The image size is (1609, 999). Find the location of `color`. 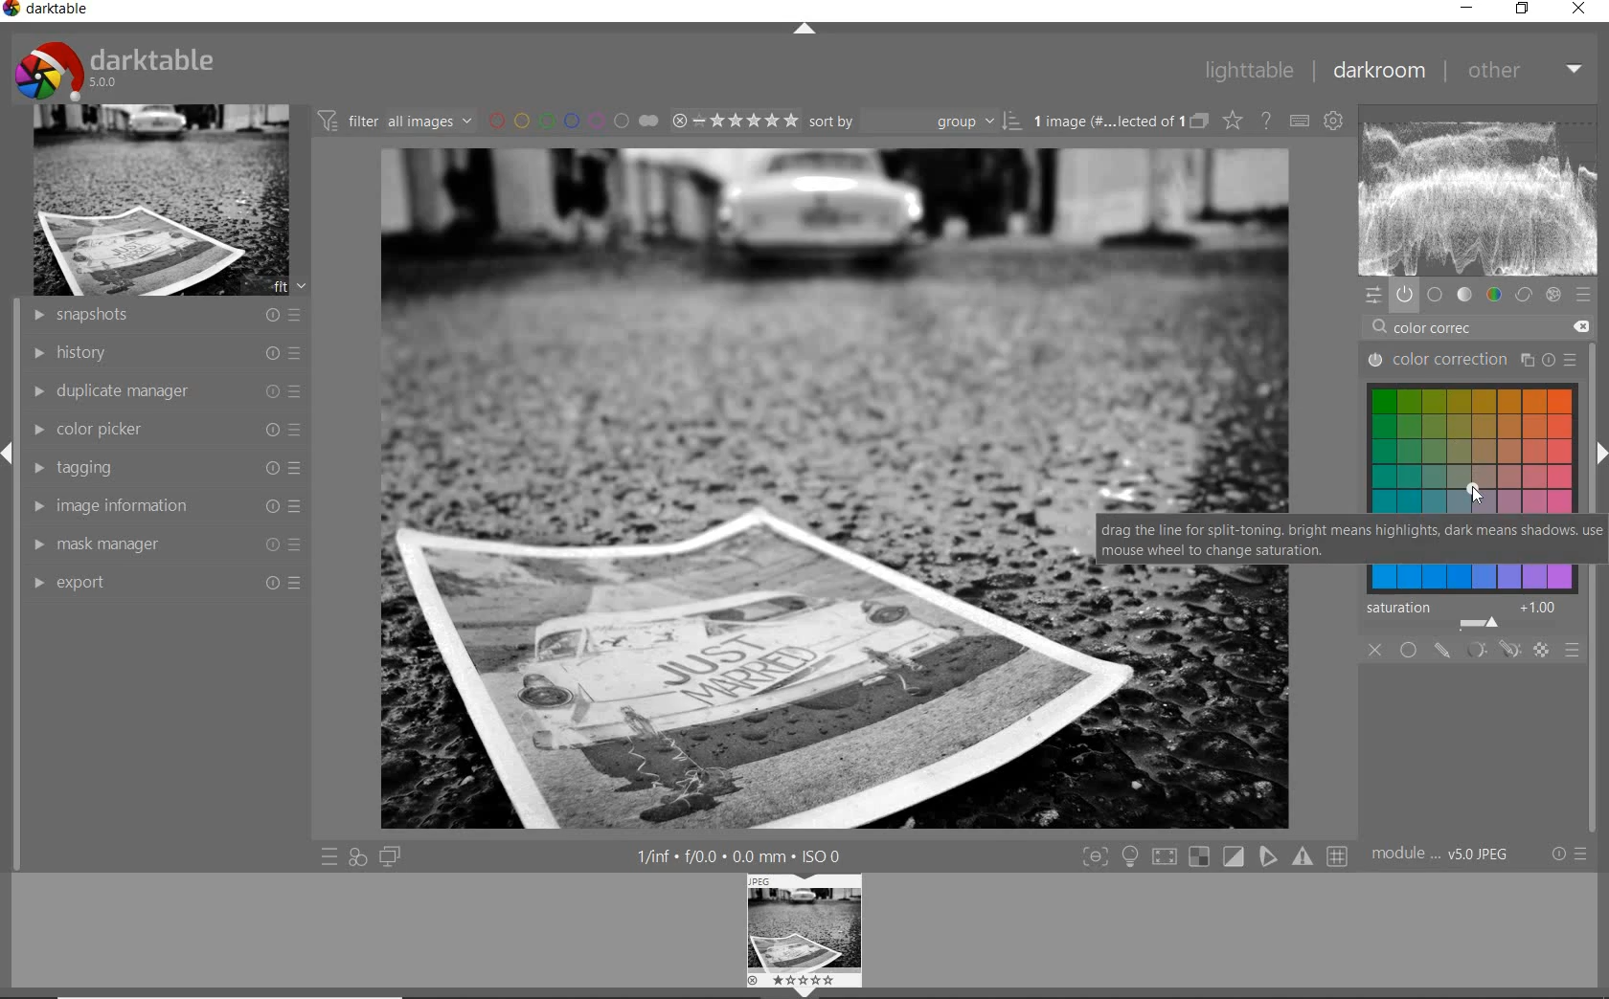

color is located at coordinates (1493, 296).